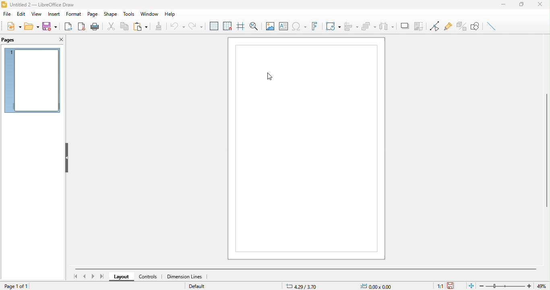 This screenshot has width=550, height=290. Describe the element at coordinates (4, 5) in the screenshot. I see `Libre Logo` at that location.